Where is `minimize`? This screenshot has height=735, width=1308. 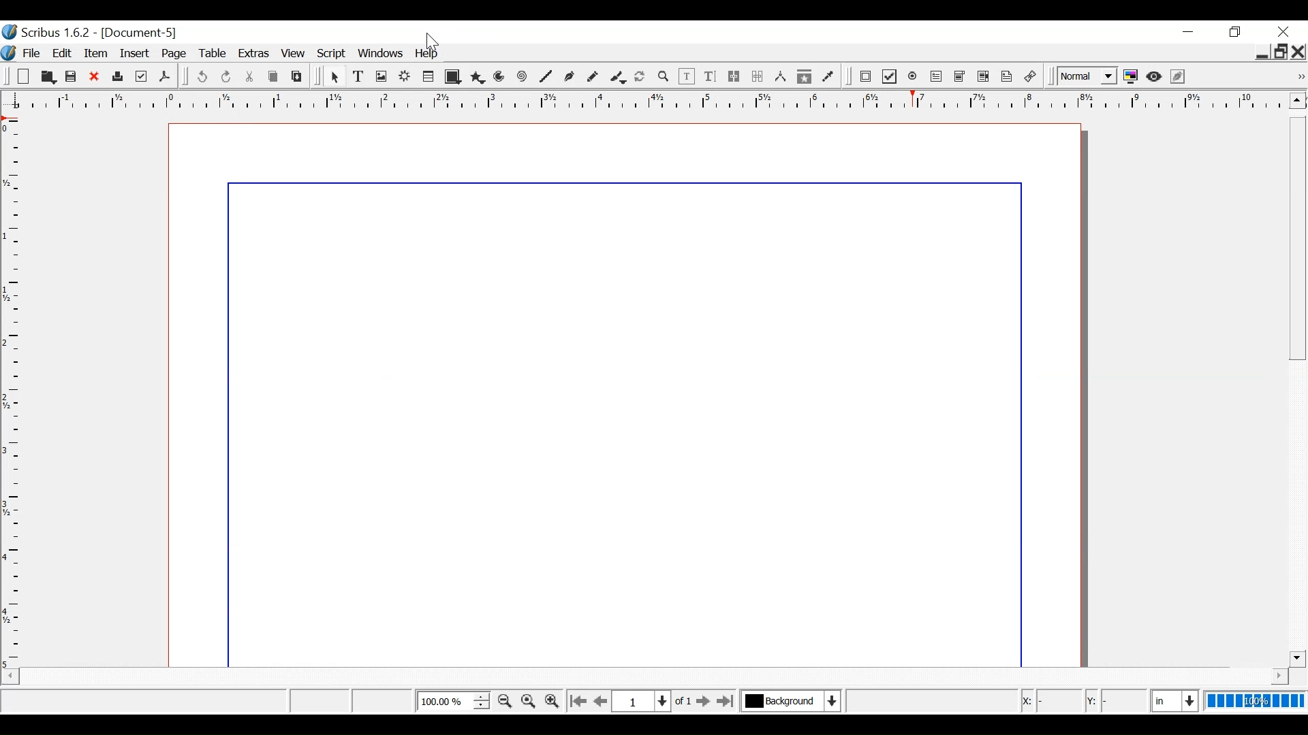 minimize is located at coordinates (1260, 54).